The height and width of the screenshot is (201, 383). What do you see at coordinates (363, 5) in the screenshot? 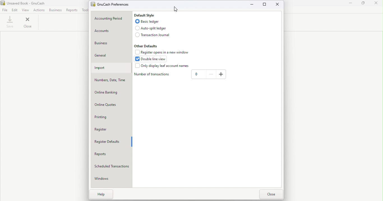
I see `Maximize` at bounding box center [363, 5].